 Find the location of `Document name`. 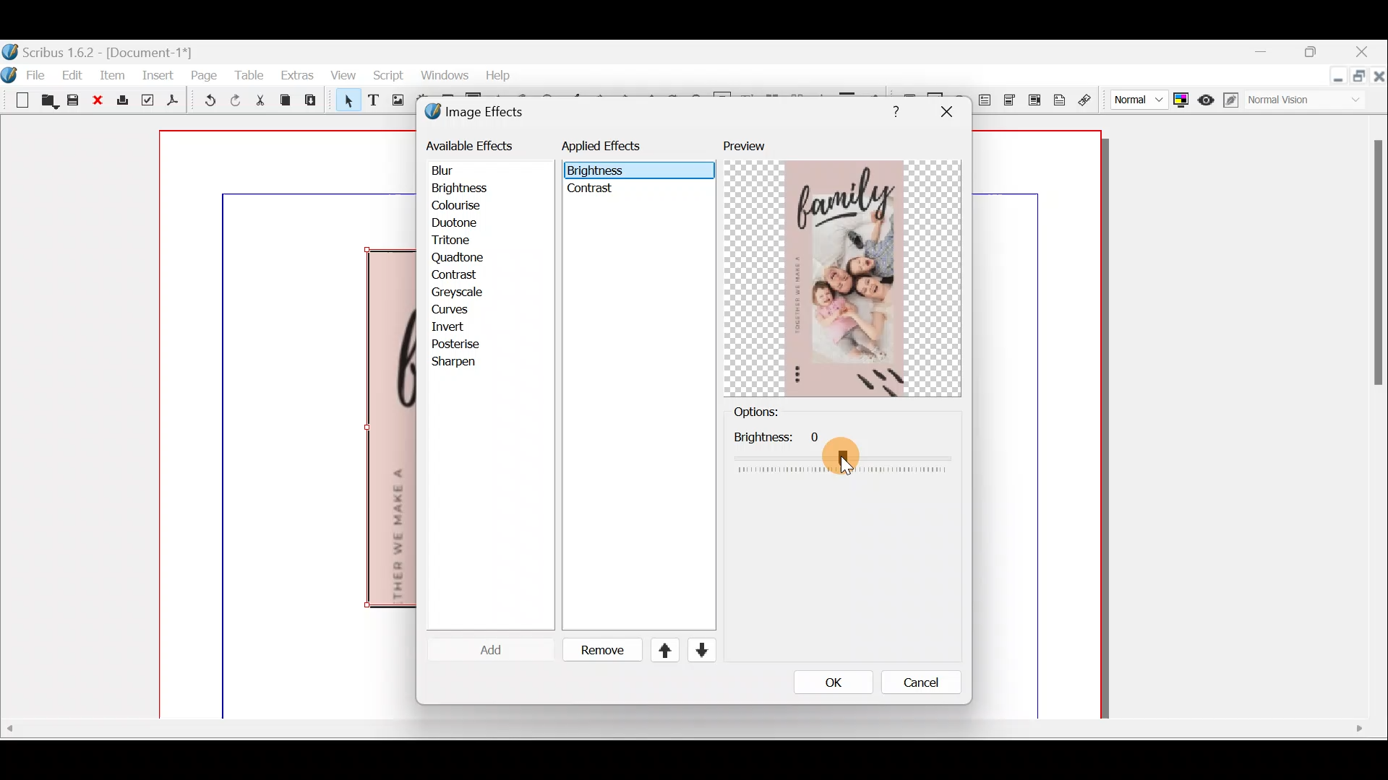

Document name is located at coordinates (99, 51).